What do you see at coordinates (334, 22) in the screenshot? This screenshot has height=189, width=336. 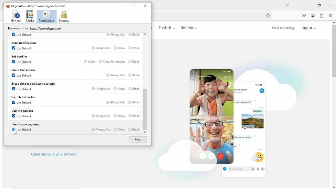 I see `scroll up` at bounding box center [334, 22].